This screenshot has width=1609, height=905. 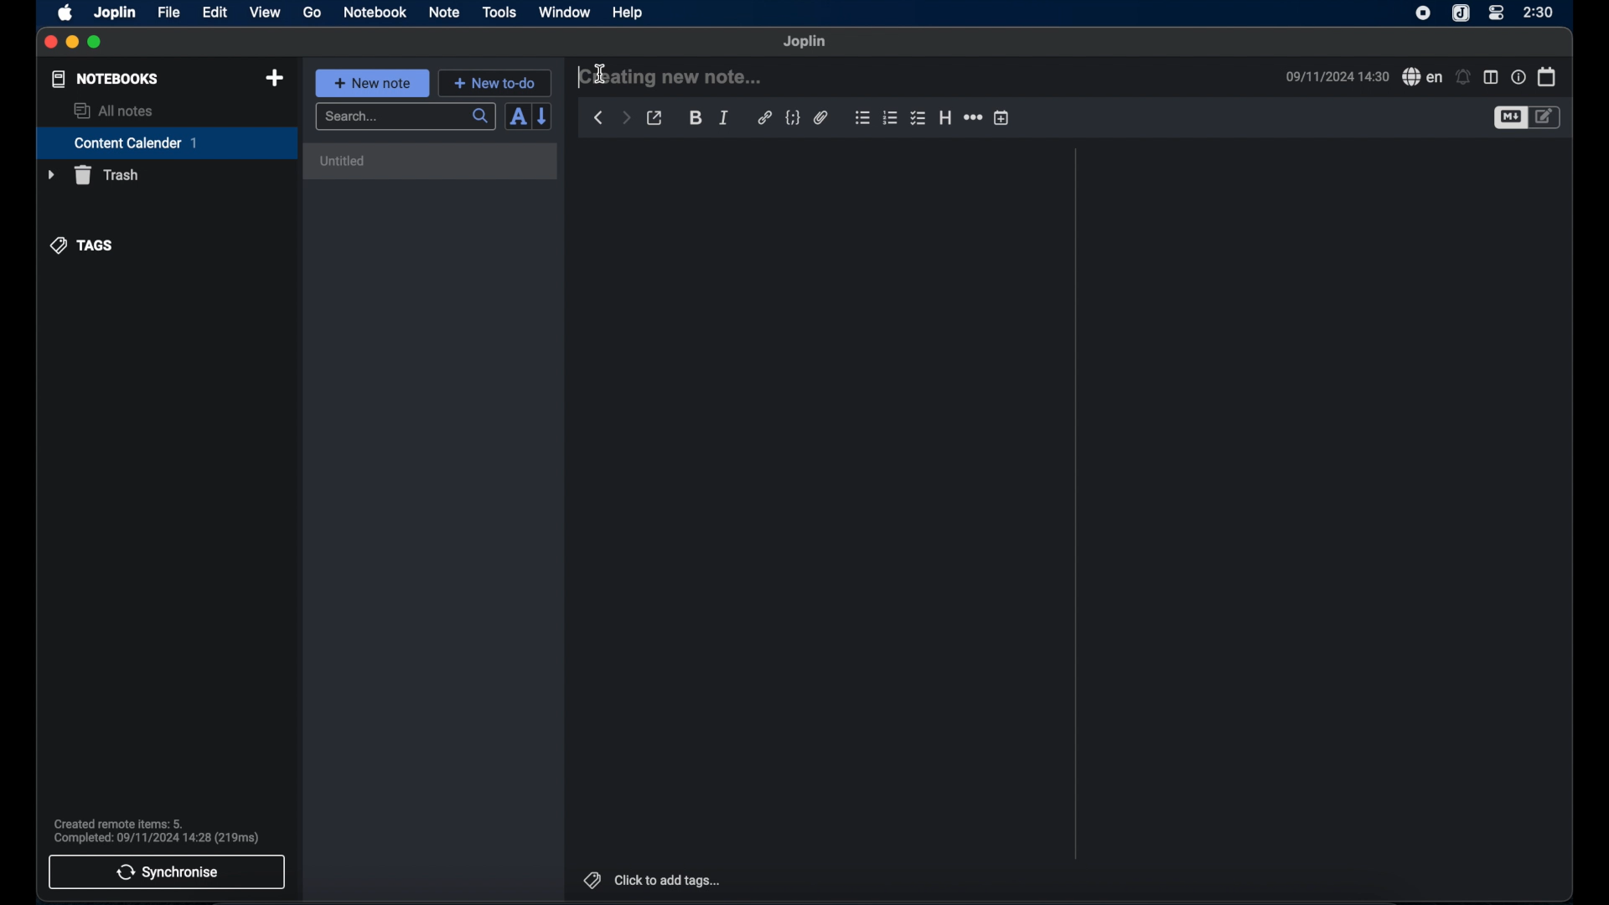 I want to click on file, so click(x=170, y=13).